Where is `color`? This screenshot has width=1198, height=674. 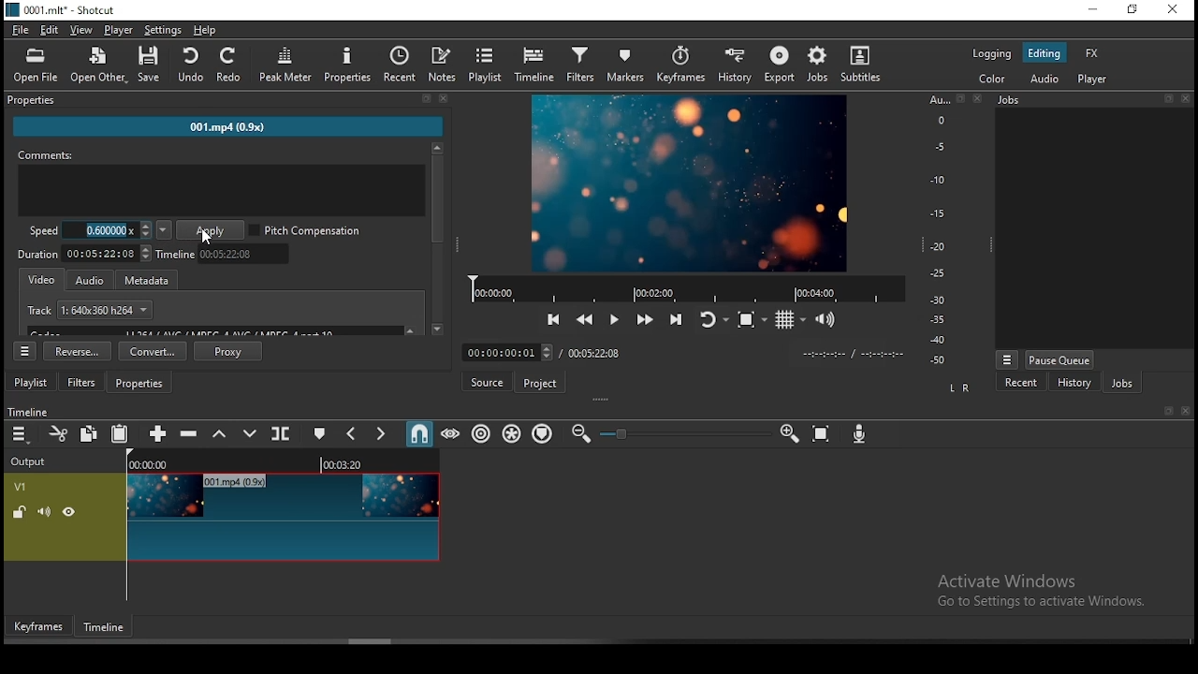
color is located at coordinates (993, 78).